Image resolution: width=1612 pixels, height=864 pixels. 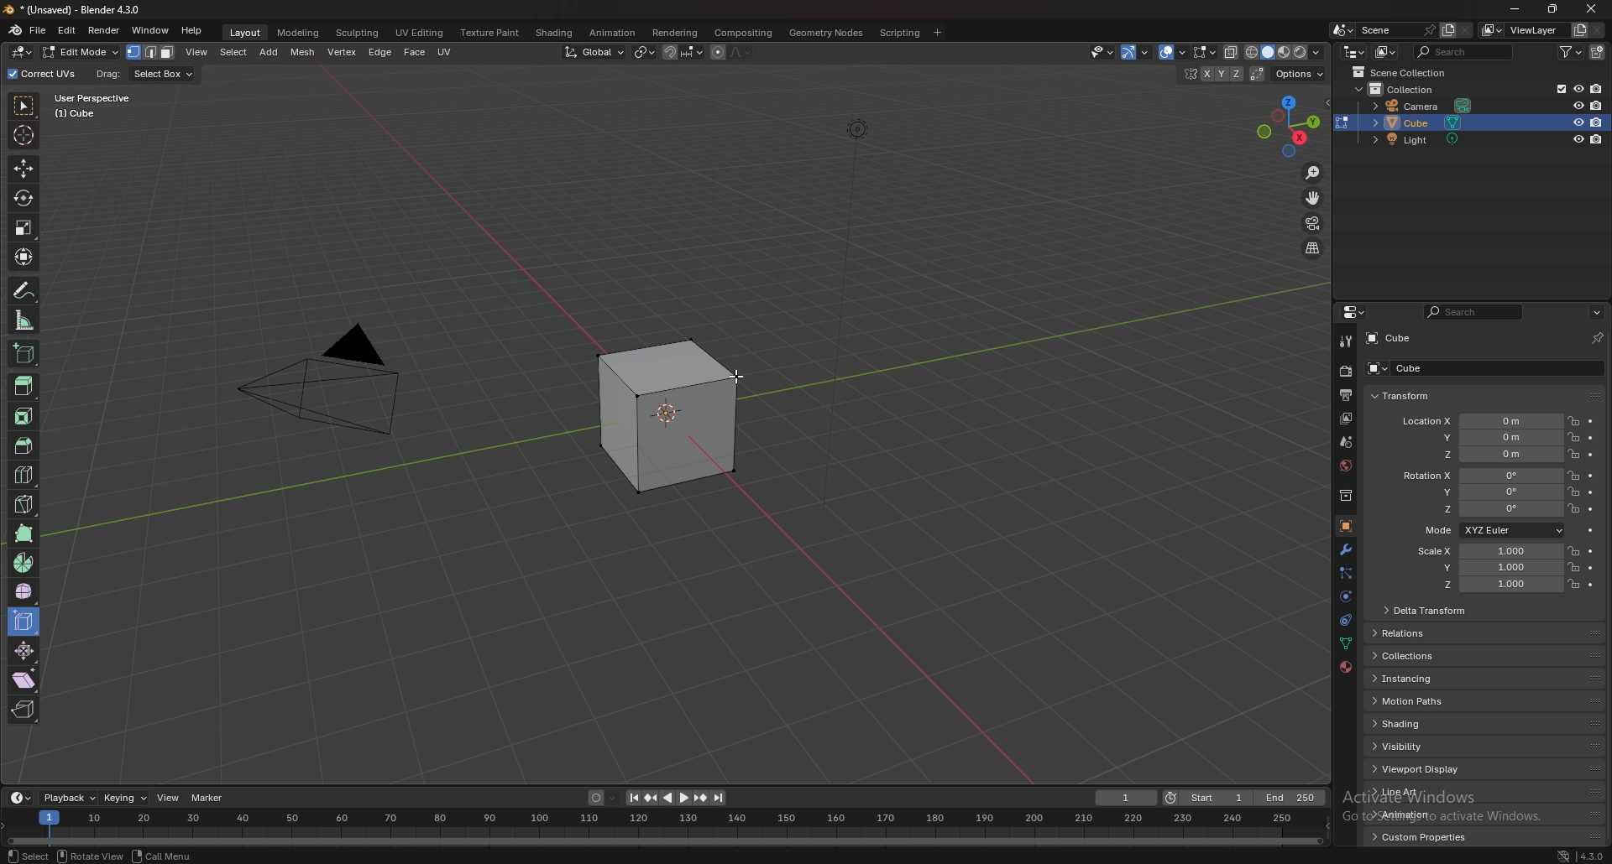 What do you see at coordinates (1386, 52) in the screenshot?
I see `display mode` at bounding box center [1386, 52].